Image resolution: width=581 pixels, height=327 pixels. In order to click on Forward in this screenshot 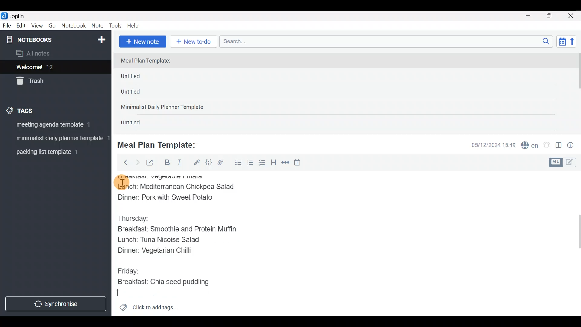, I will do `click(137, 162)`.